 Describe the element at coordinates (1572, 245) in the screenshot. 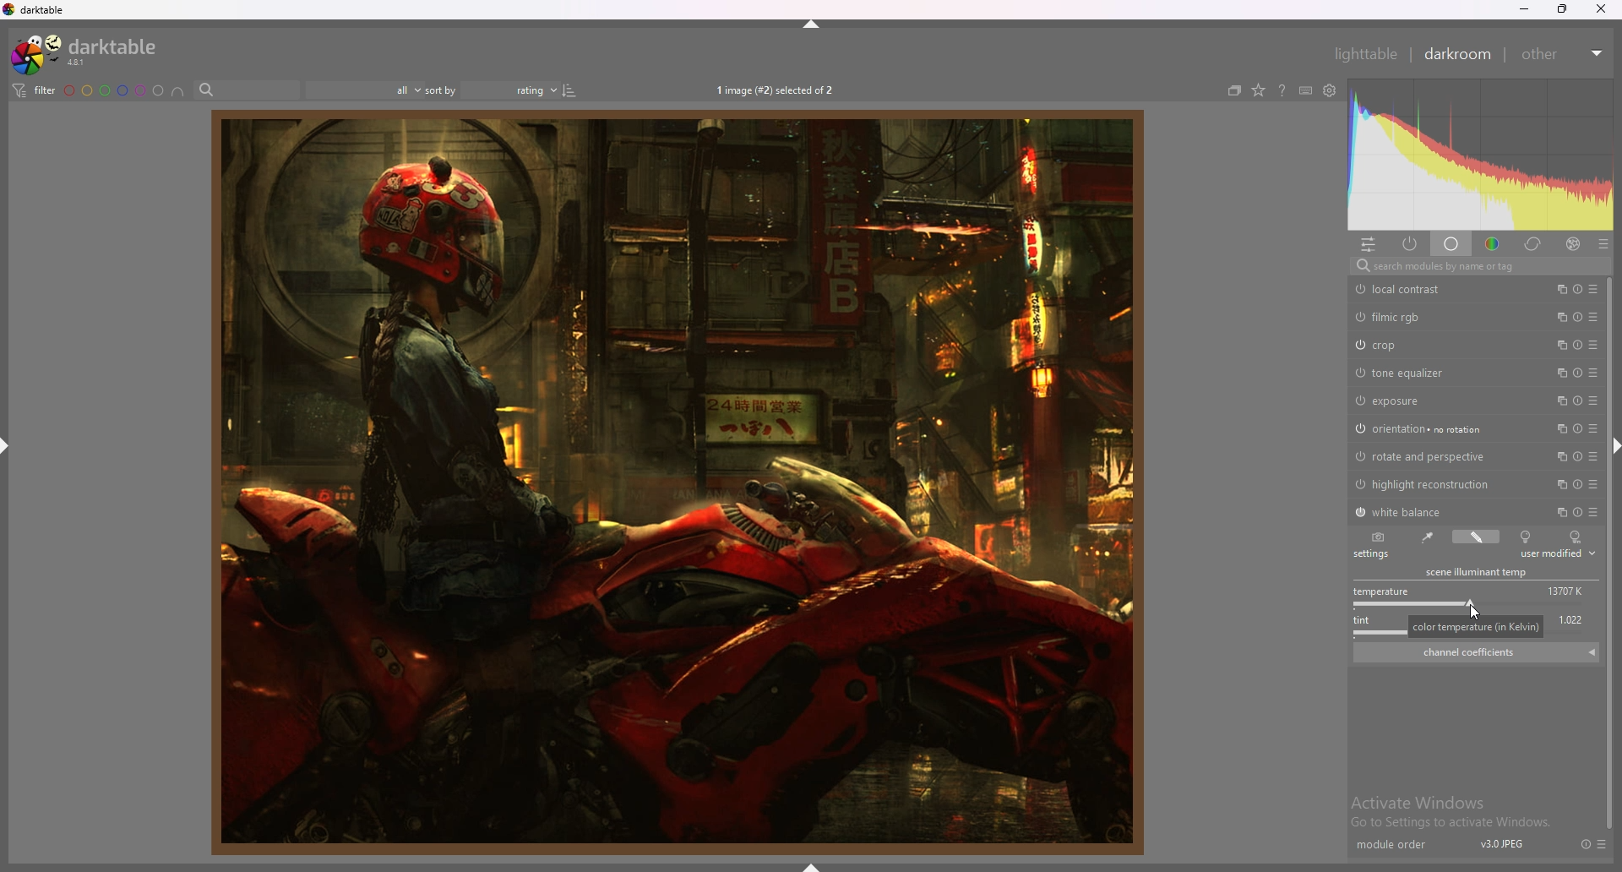

I see `effect` at that location.